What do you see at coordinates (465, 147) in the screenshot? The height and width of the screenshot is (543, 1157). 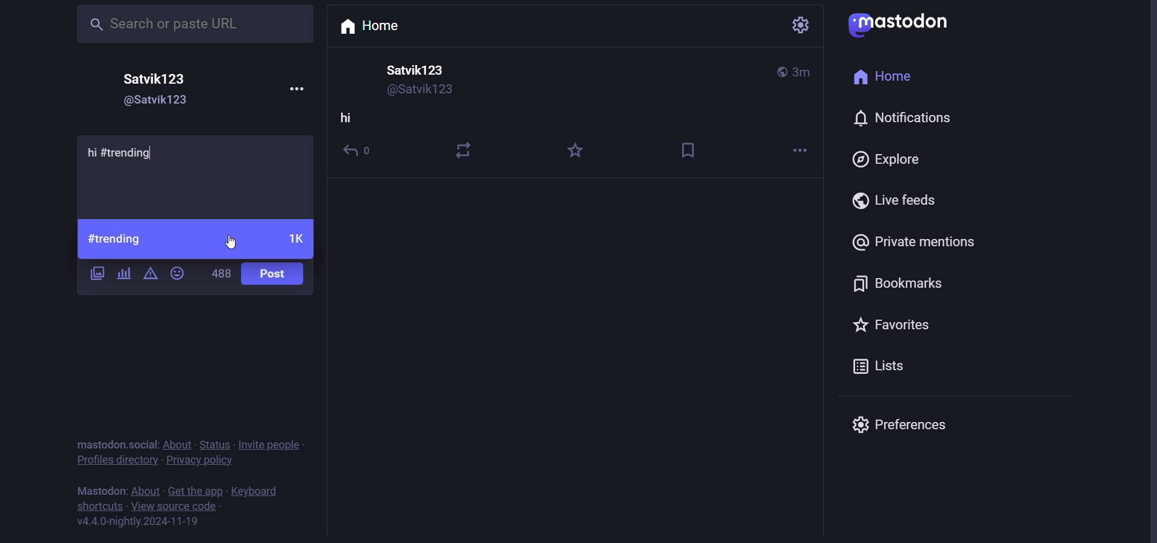 I see `boost` at bounding box center [465, 147].